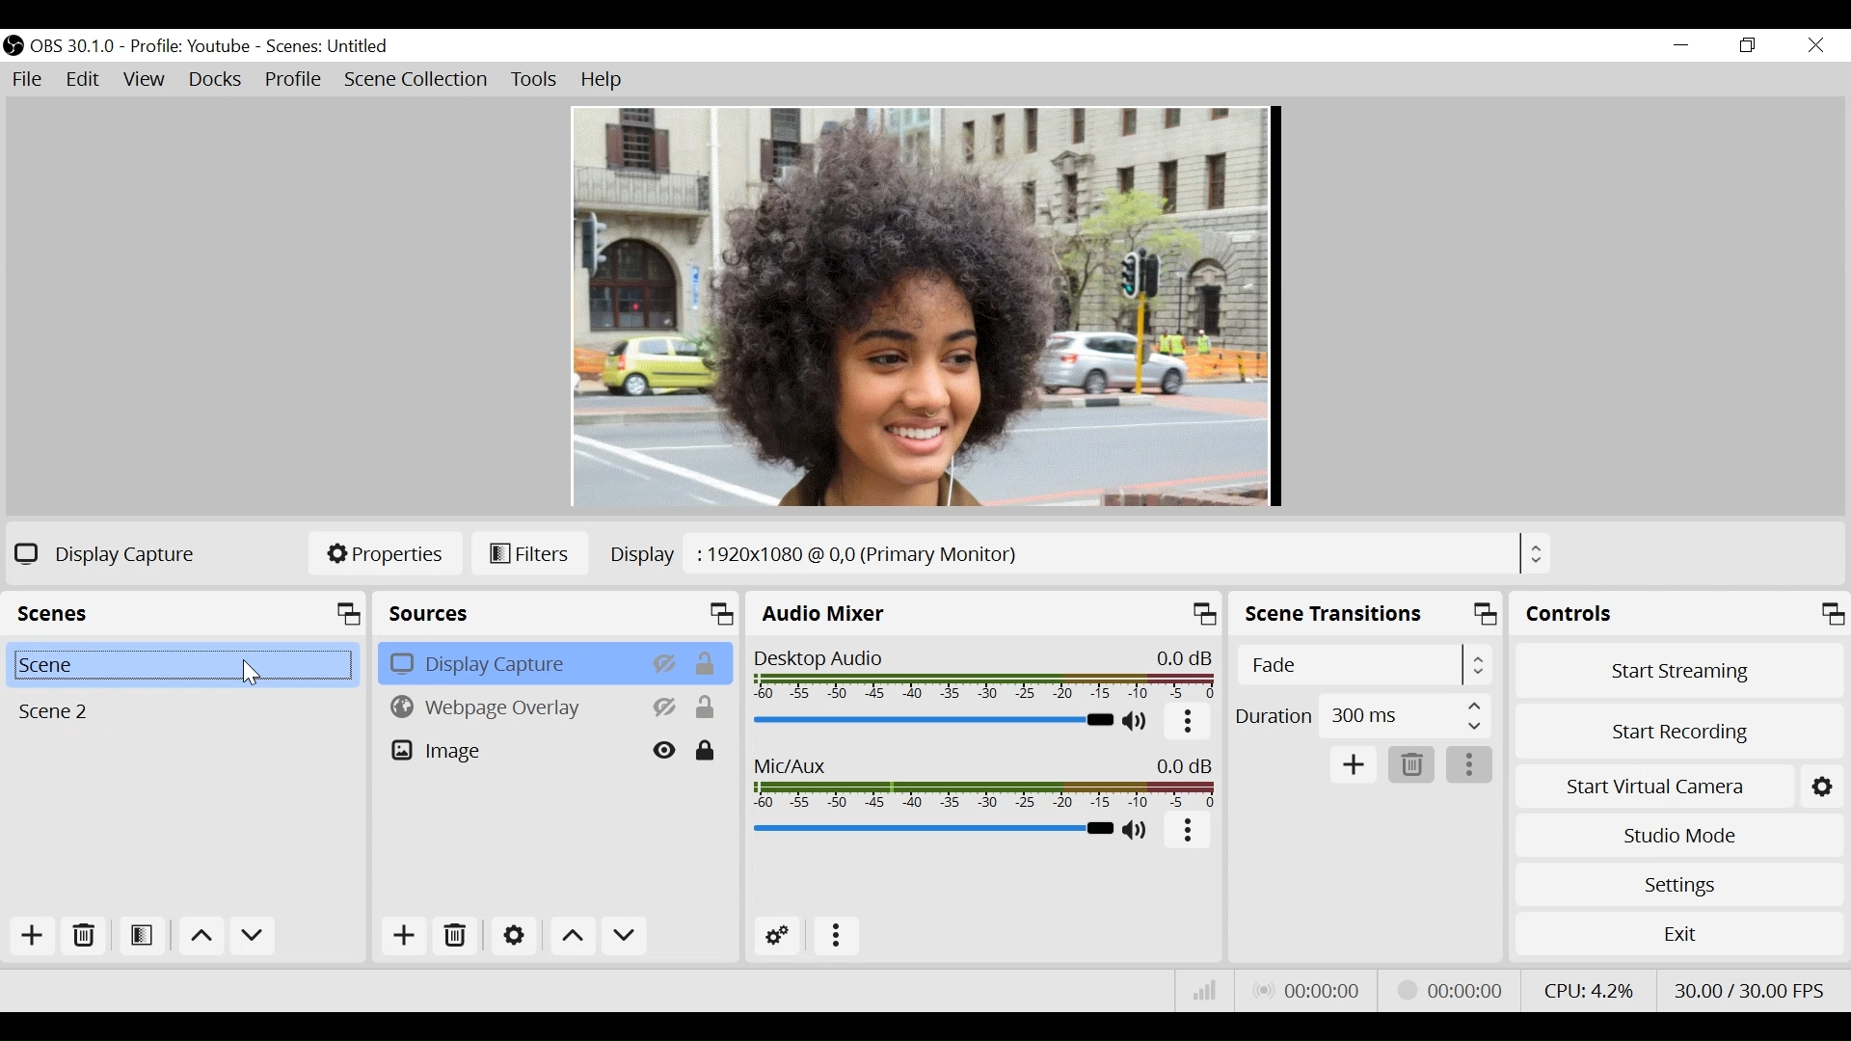 This screenshot has width=1851, height=1041. What do you see at coordinates (1821, 787) in the screenshot?
I see `Settings` at bounding box center [1821, 787].